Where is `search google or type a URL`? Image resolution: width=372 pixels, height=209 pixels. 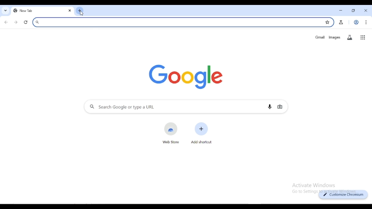
search google or type a URL is located at coordinates (172, 107).